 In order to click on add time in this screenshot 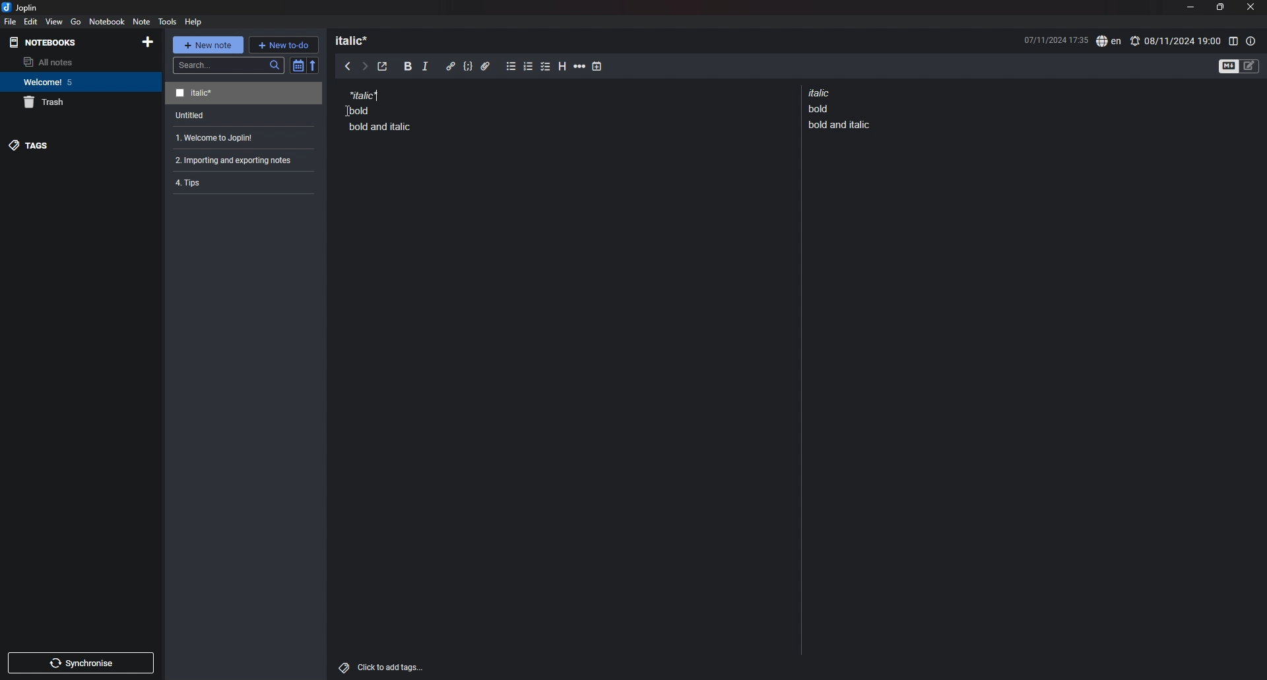, I will do `click(597, 66)`.